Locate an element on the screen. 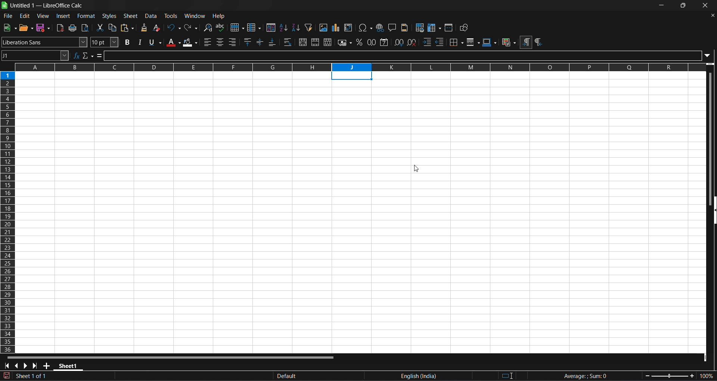  insert comment is located at coordinates (394, 27).